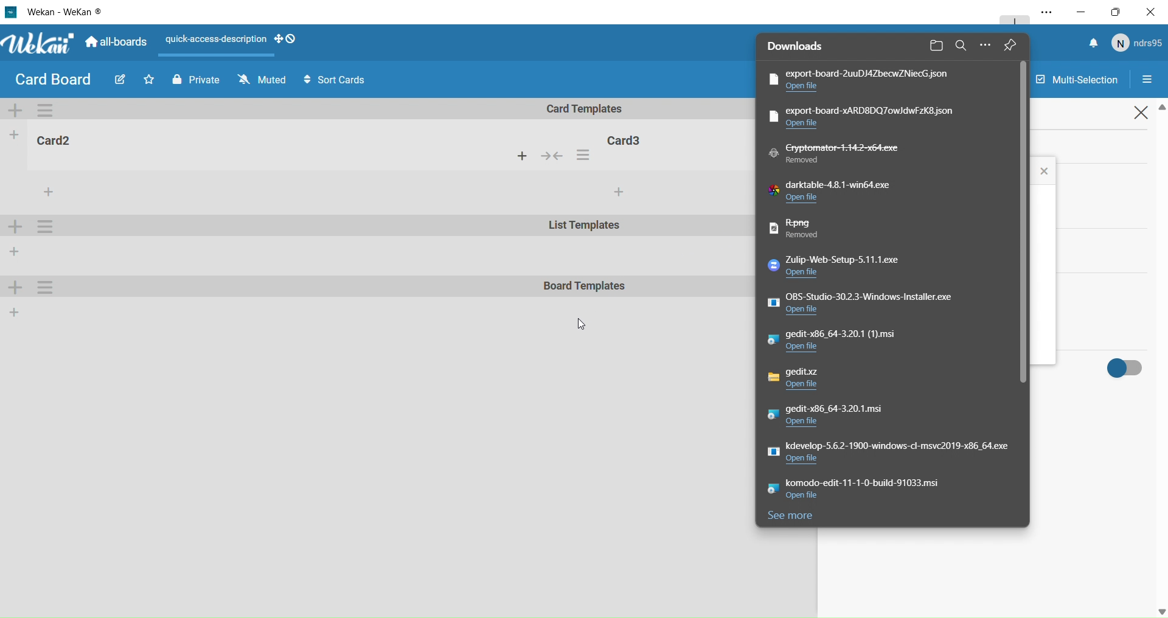  I want to click on downloaded file, so click(842, 195).